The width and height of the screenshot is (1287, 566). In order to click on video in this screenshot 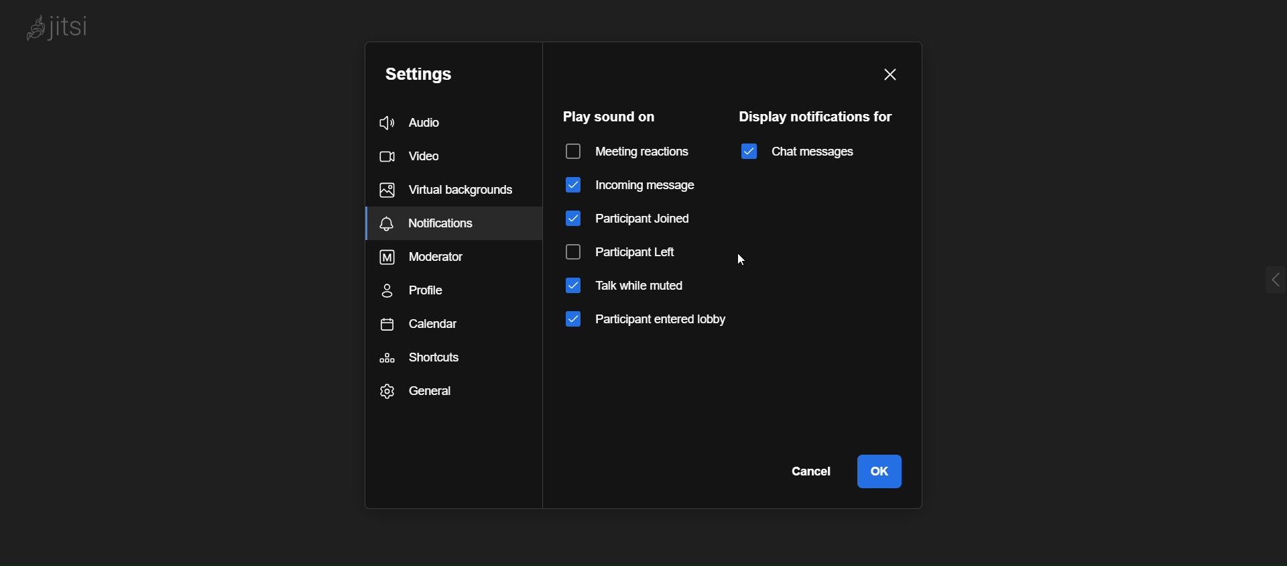, I will do `click(416, 156)`.